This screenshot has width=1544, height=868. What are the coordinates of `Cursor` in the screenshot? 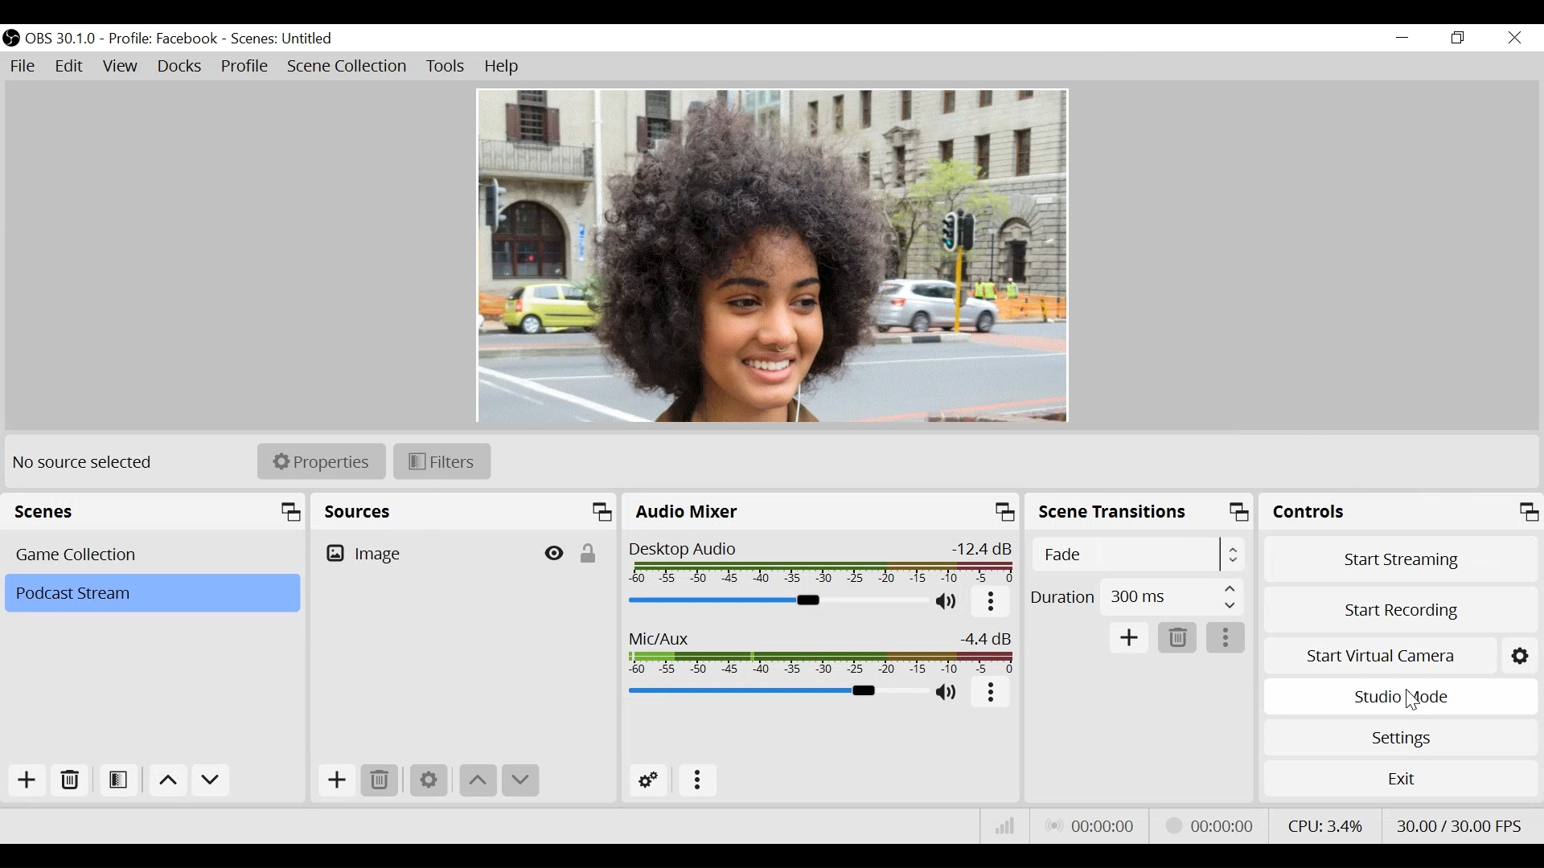 It's located at (1412, 700).